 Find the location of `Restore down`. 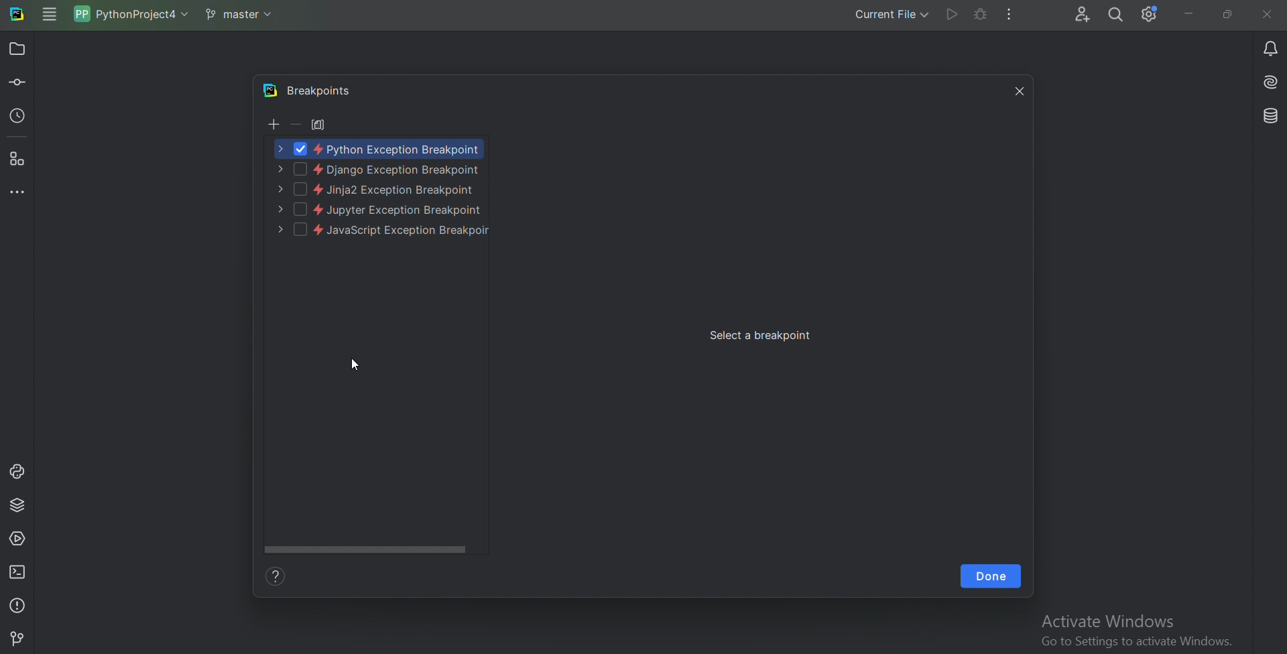

Restore down is located at coordinates (1227, 15).